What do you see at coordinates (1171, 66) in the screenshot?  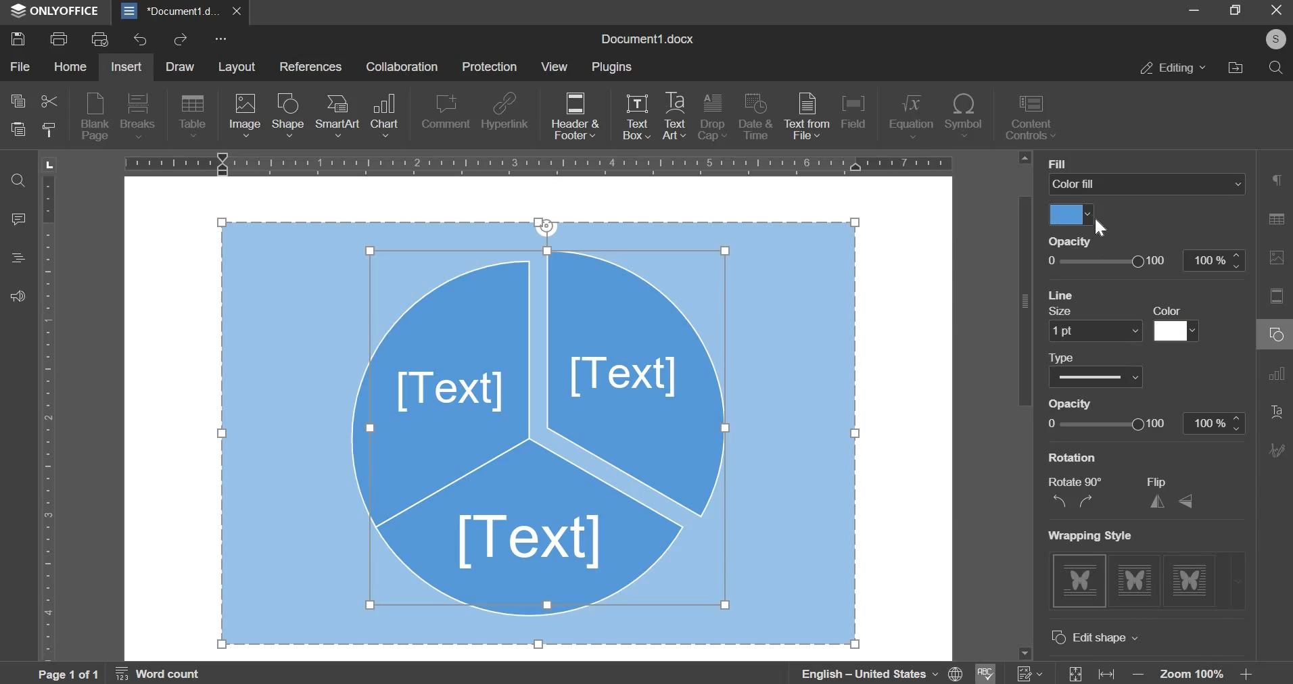 I see `editing` at bounding box center [1171, 66].